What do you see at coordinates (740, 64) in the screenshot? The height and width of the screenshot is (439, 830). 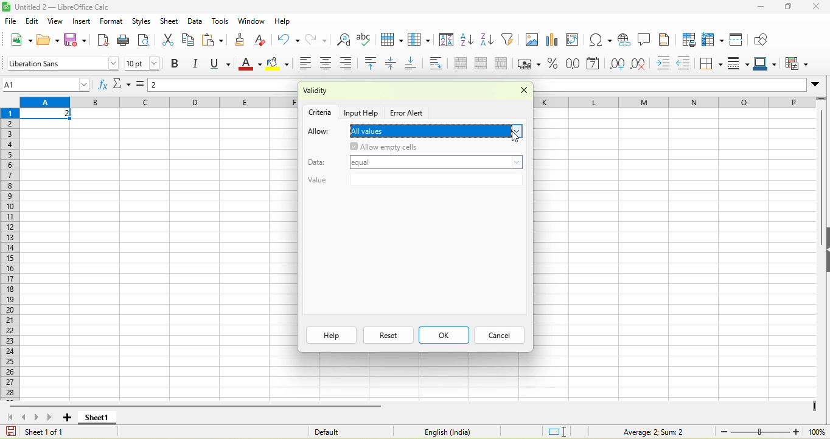 I see `border style` at bounding box center [740, 64].